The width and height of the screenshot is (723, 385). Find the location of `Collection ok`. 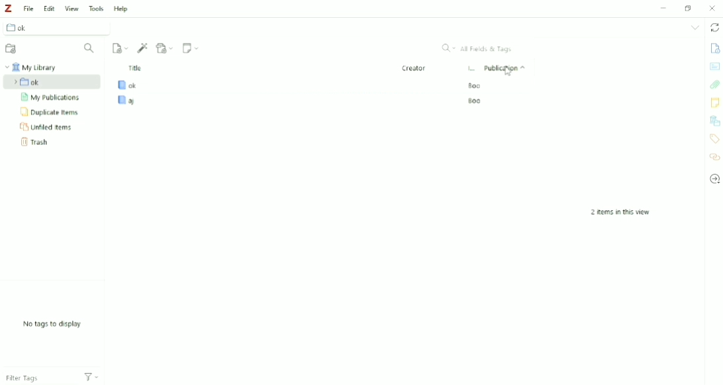

Collection ok is located at coordinates (61, 28).